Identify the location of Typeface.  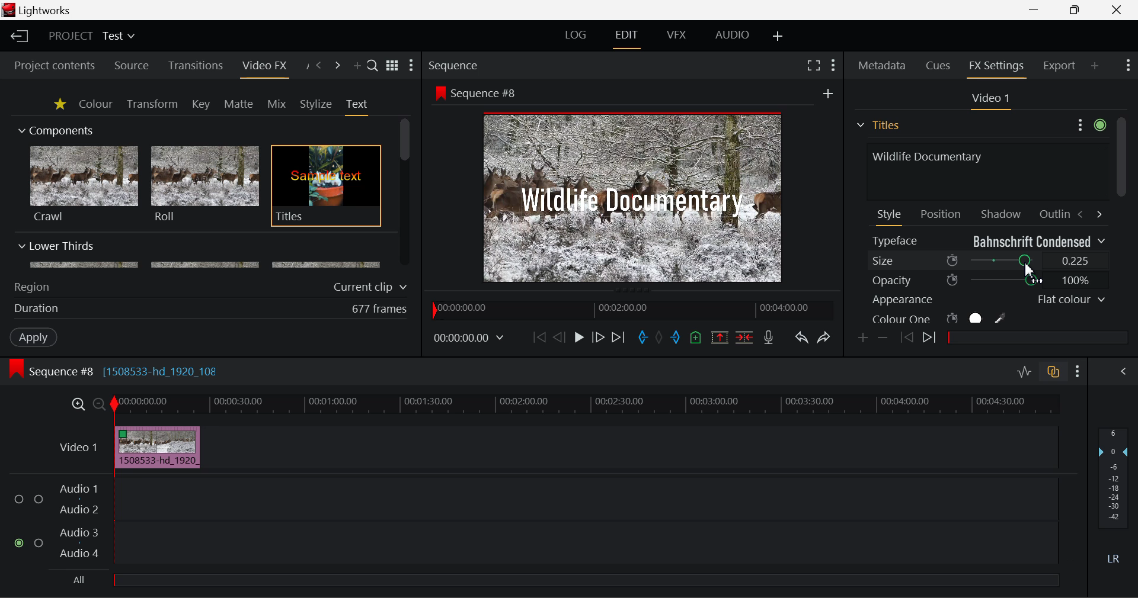
(989, 241).